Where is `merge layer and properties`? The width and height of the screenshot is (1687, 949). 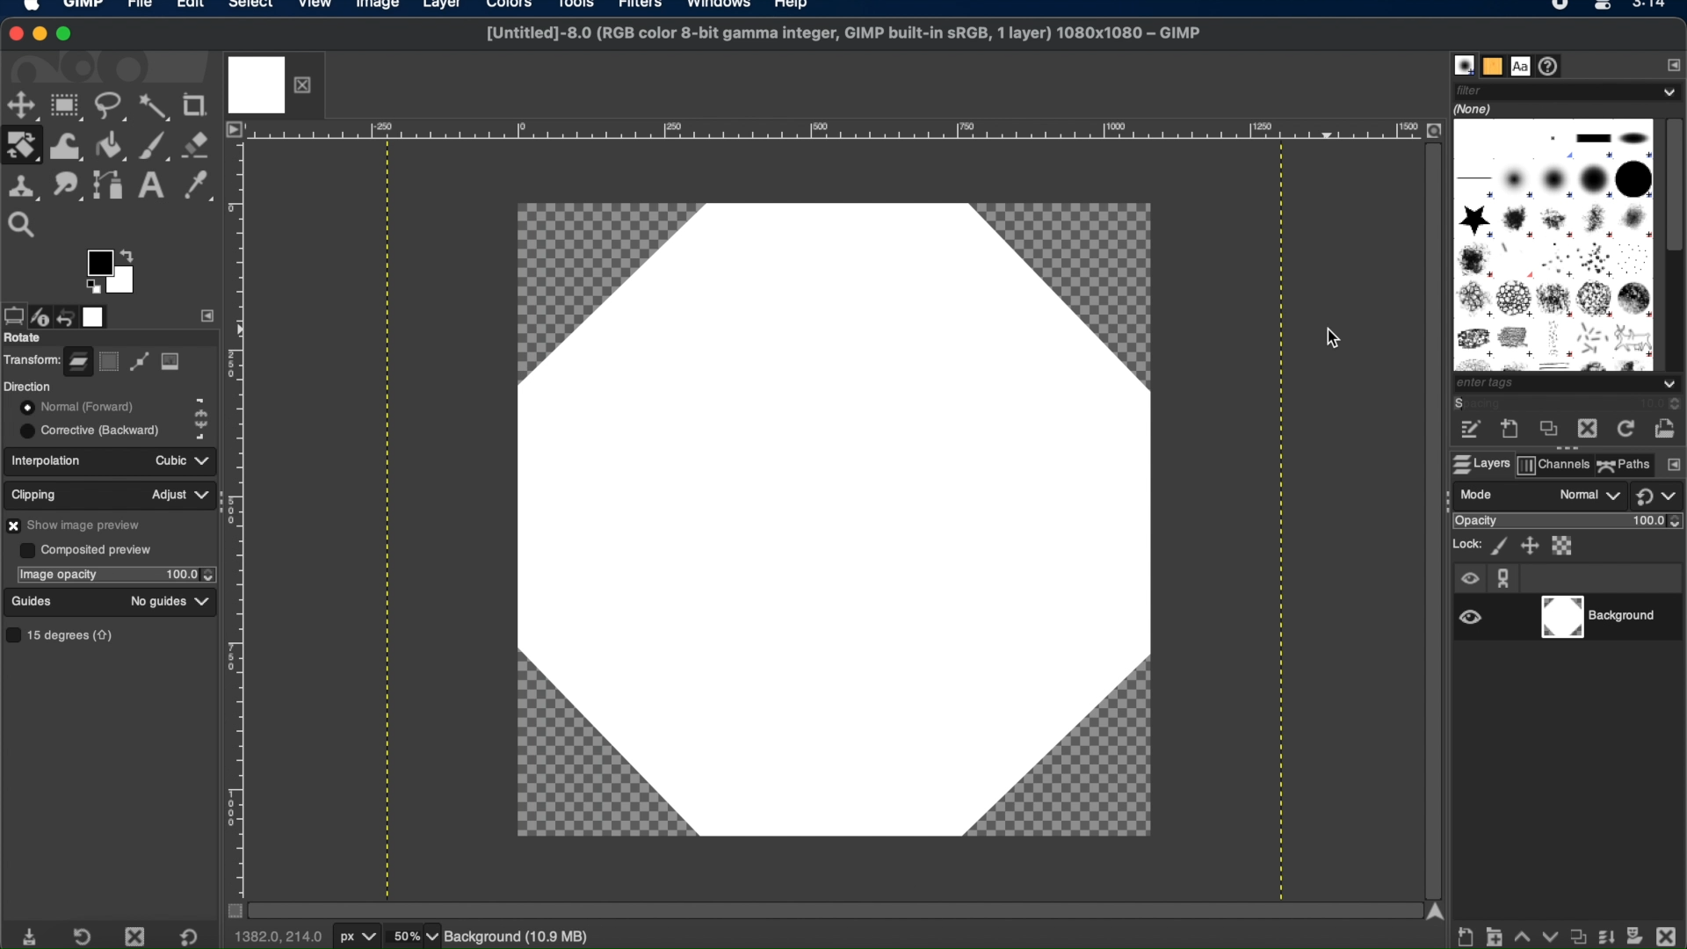
merge layer and properties is located at coordinates (1604, 932).